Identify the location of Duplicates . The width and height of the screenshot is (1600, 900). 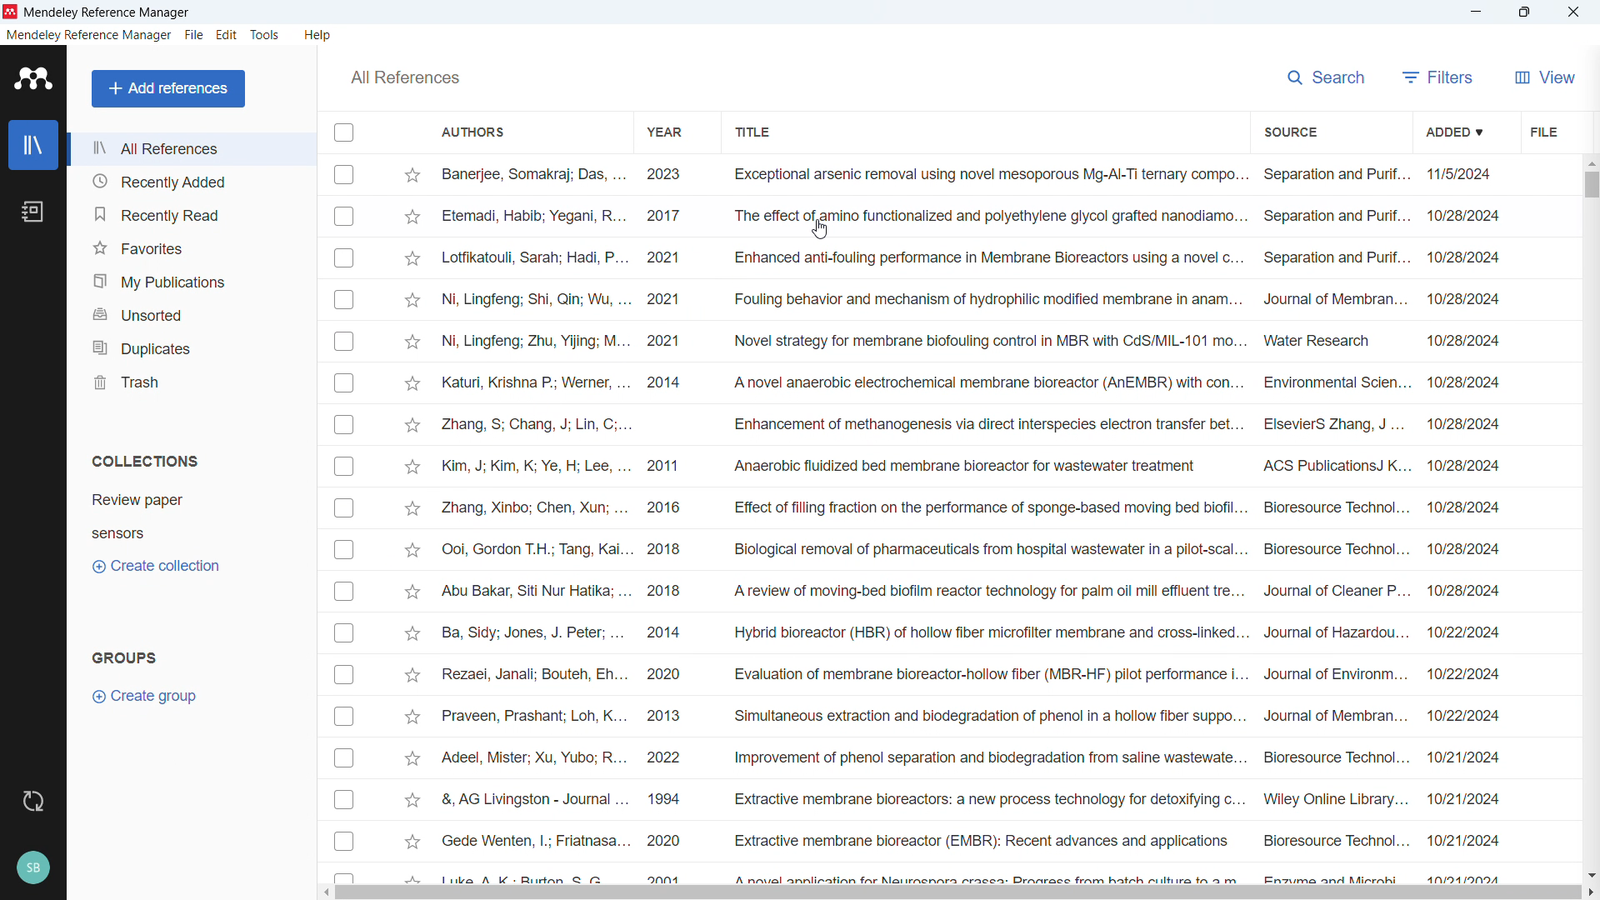
(189, 344).